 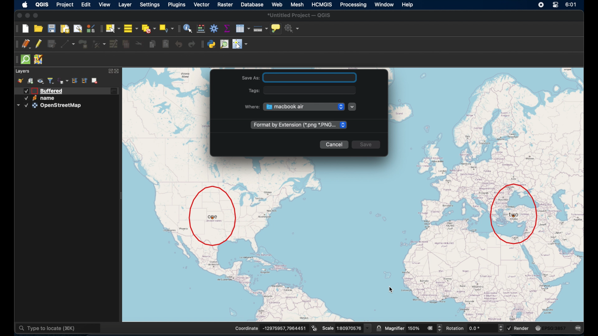 What do you see at coordinates (385, 5) in the screenshot?
I see `window` at bounding box center [385, 5].